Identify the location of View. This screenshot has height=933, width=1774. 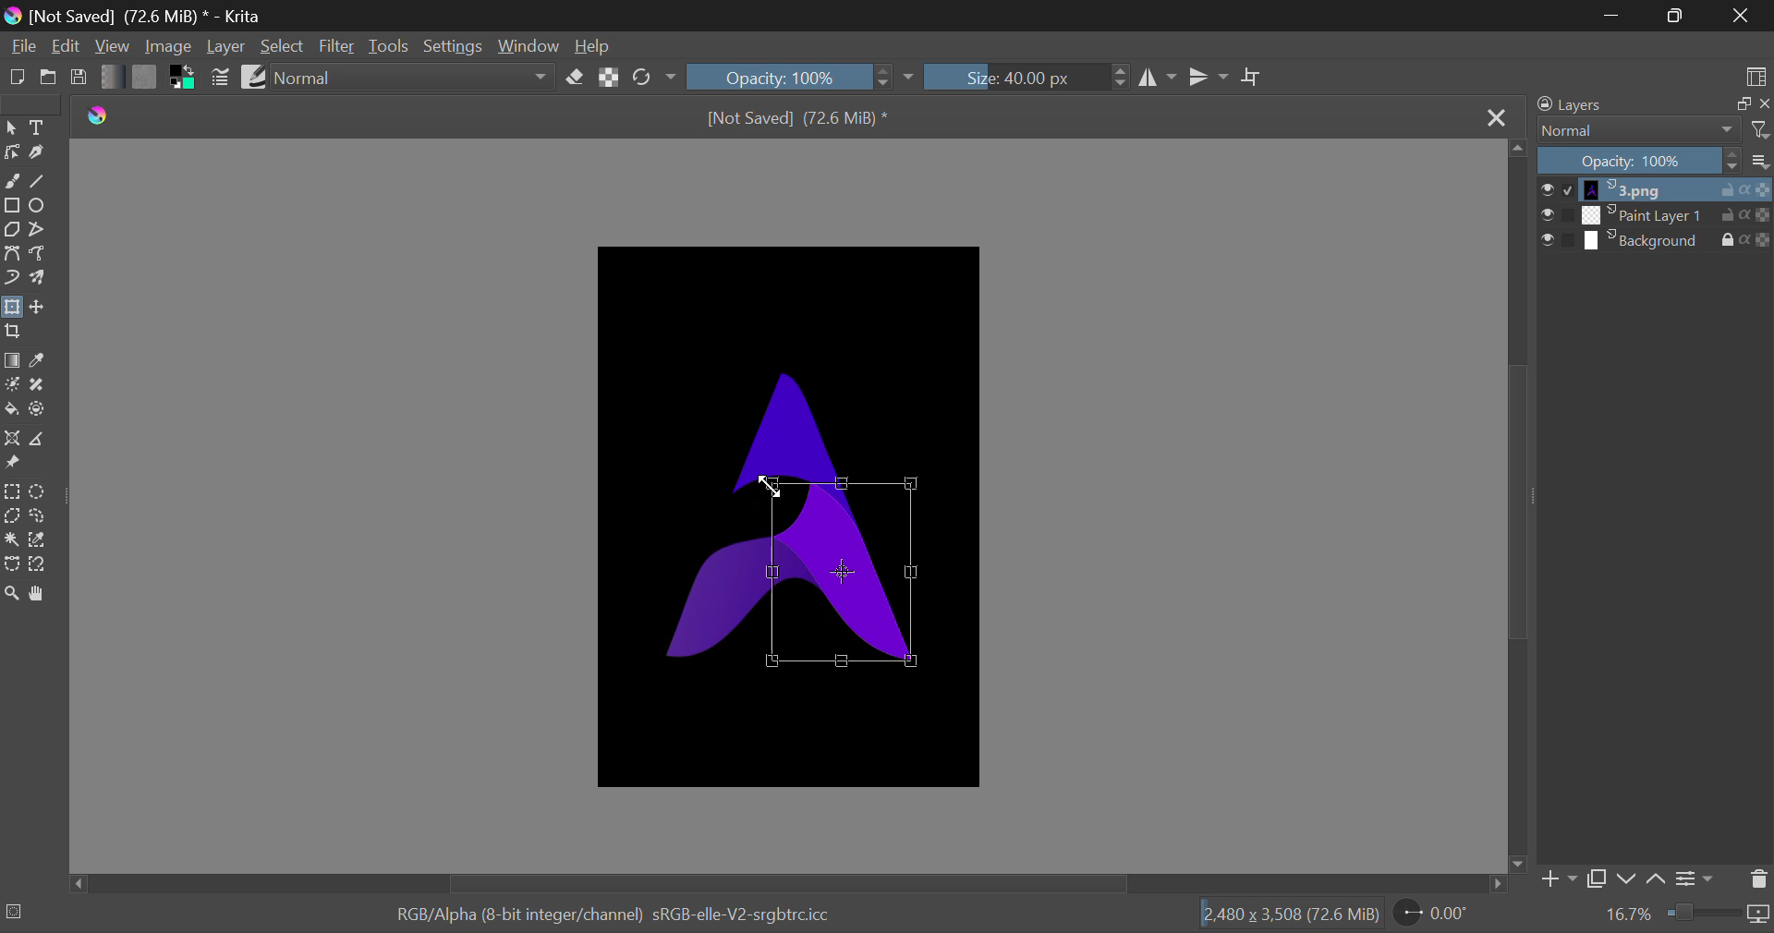
(113, 46).